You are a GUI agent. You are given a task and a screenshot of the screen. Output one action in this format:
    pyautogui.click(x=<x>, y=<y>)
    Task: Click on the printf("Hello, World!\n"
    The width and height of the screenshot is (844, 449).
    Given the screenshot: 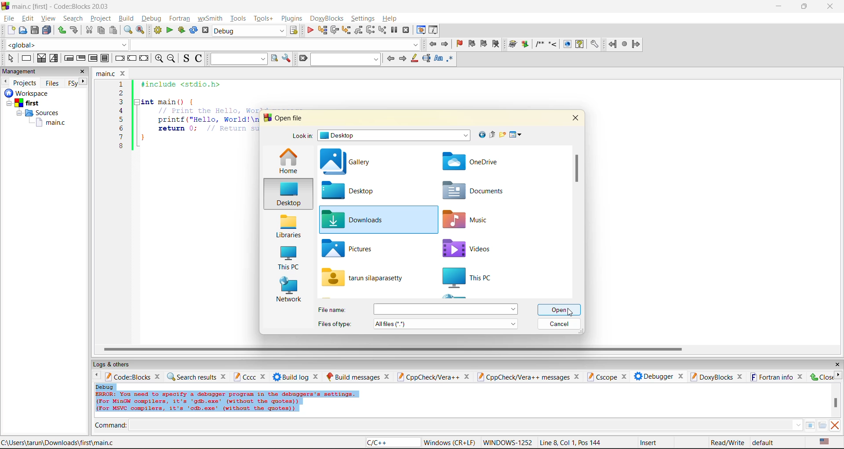 What is the action you would take?
    pyautogui.click(x=207, y=119)
    